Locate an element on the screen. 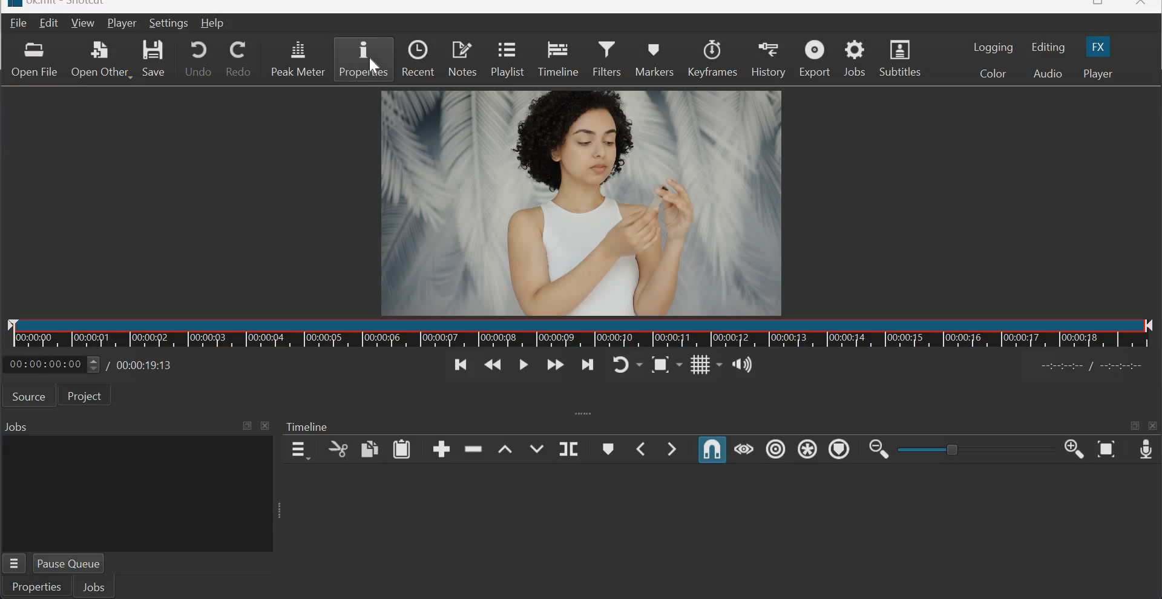 This screenshot has height=599, width=1162. title is located at coordinates (70, 4).